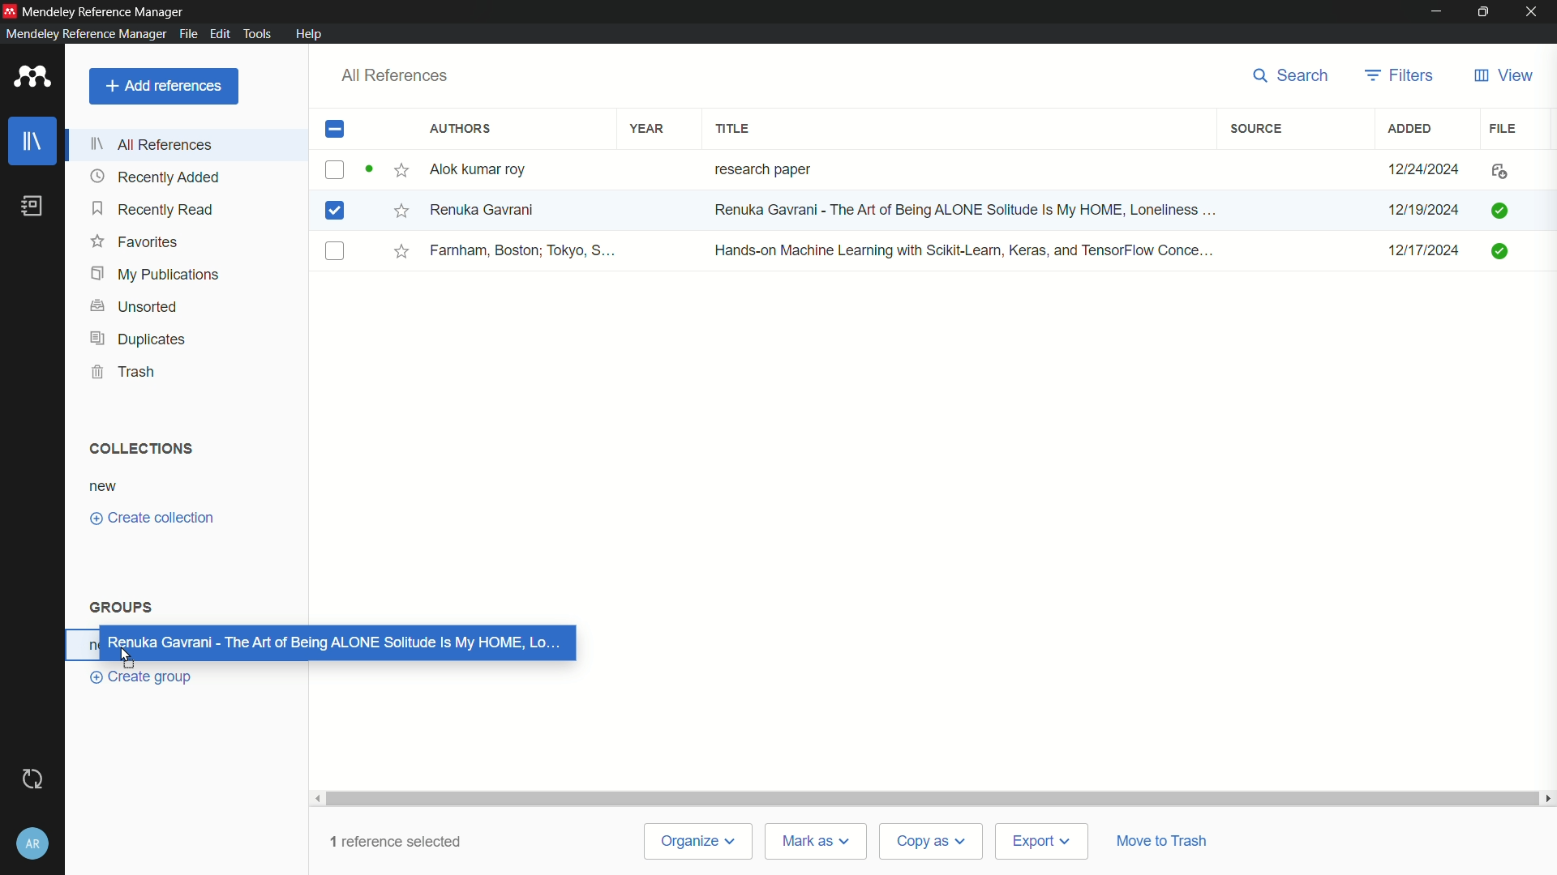 The height and width of the screenshot is (875, 1557). What do you see at coordinates (1166, 838) in the screenshot?
I see `move to trash` at bounding box center [1166, 838].